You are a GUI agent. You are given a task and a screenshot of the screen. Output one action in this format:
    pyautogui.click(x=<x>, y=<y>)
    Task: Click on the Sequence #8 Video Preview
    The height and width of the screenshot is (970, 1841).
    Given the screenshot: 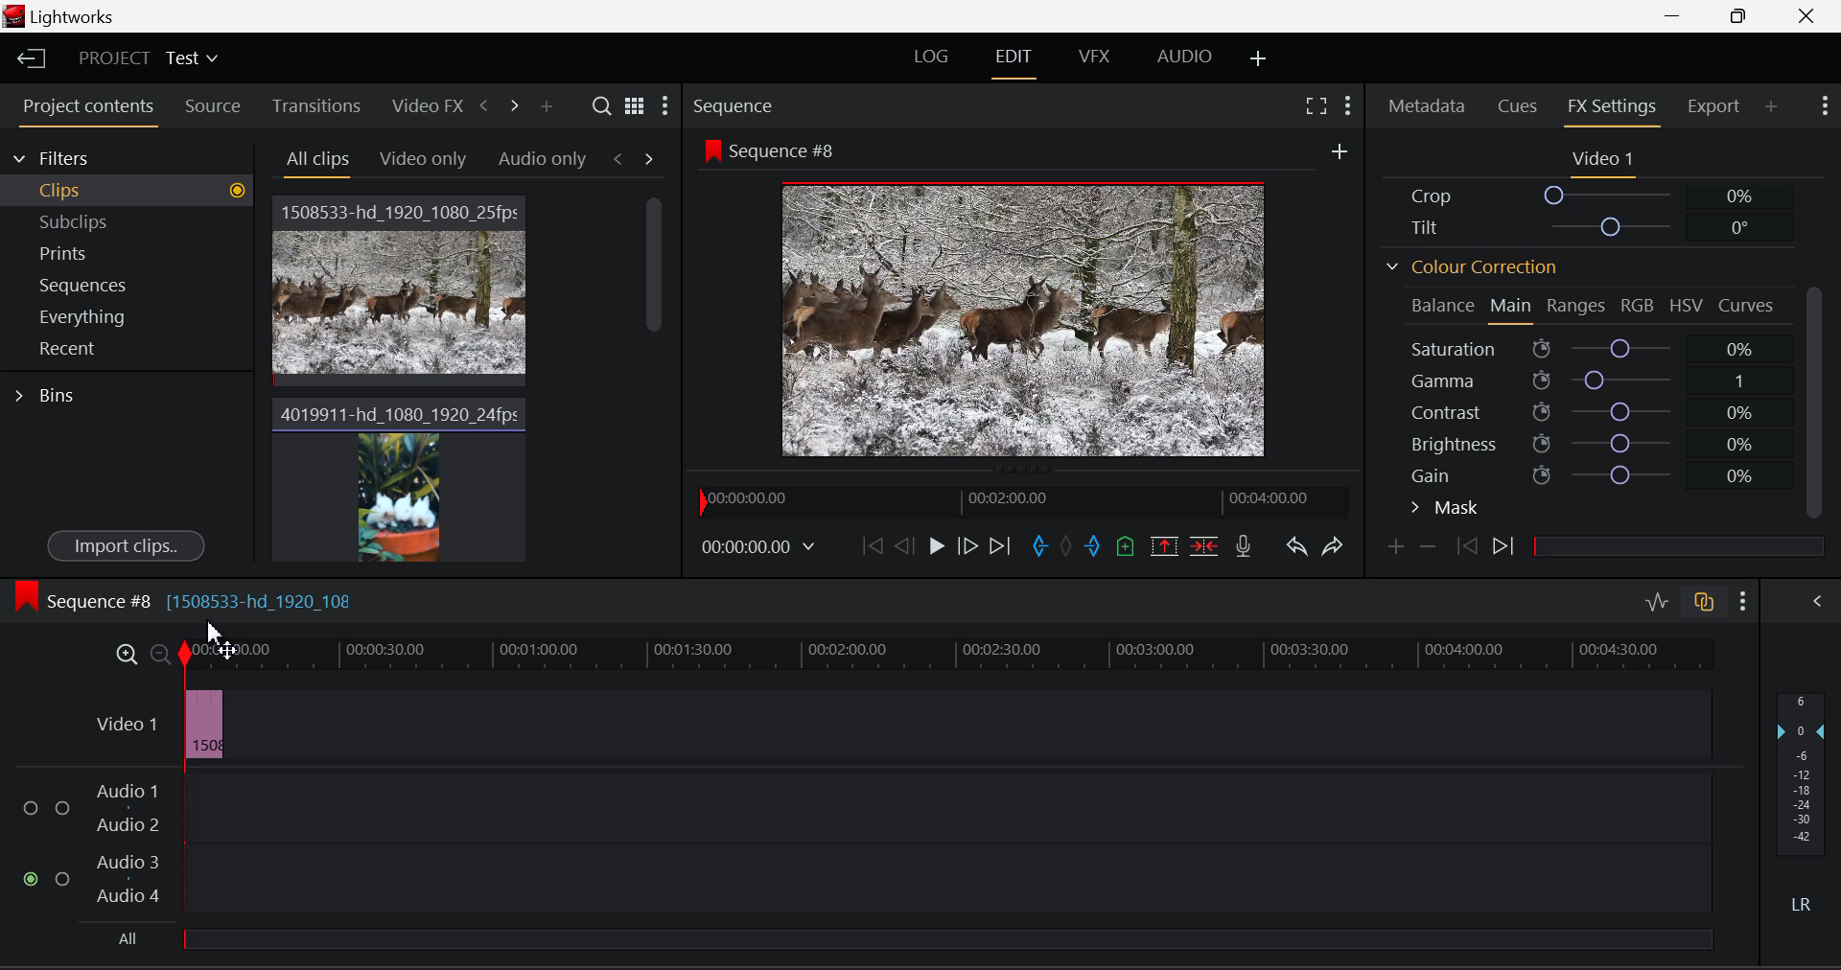 What is the action you would take?
    pyautogui.click(x=1023, y=320)
    